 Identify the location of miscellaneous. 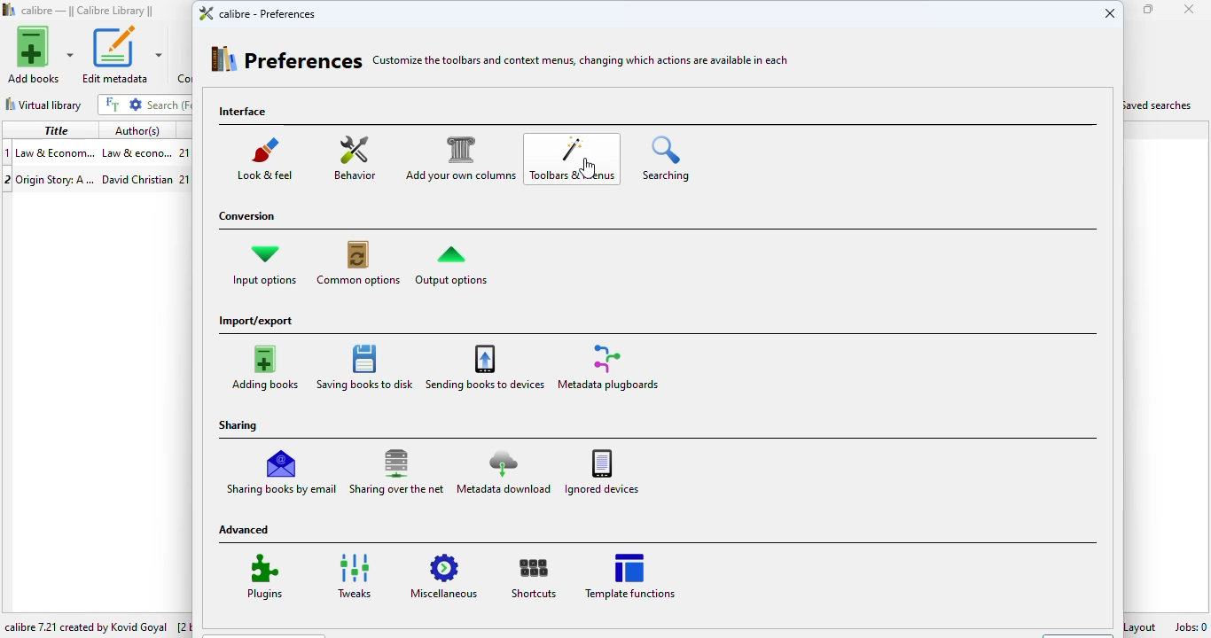
(445, 575).